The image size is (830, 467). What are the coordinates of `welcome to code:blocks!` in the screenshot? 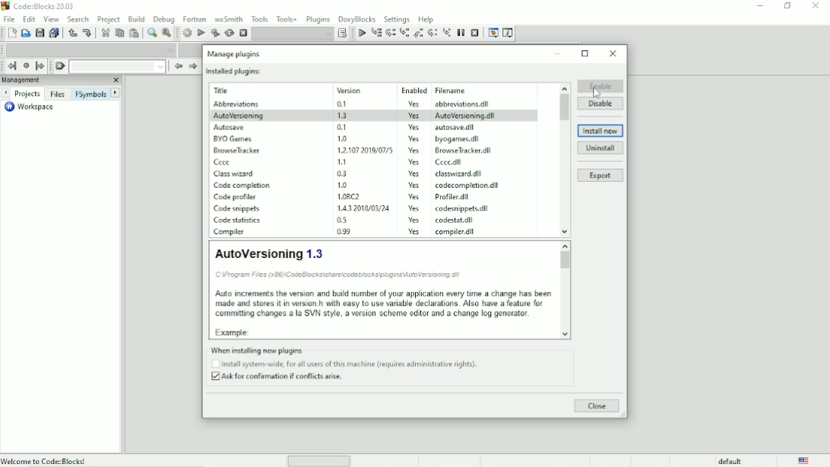 It's located at (84, 460).